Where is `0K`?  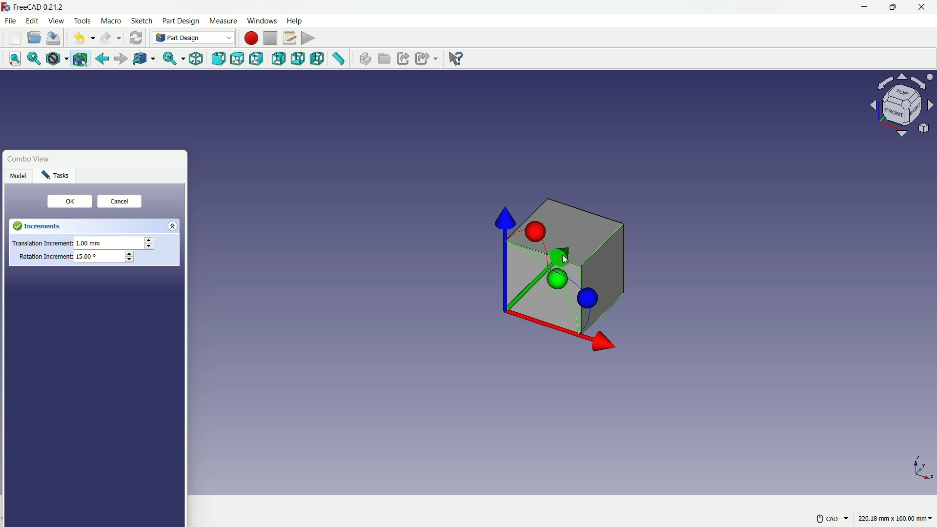 0K is located at coordinates (70, 201).